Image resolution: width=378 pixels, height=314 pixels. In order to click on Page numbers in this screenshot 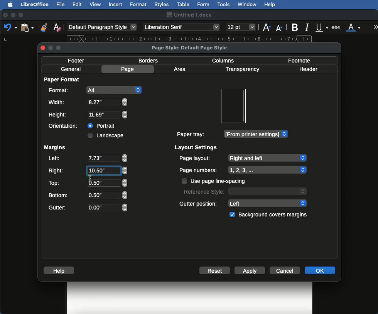, I will do `click(243, 170)`.